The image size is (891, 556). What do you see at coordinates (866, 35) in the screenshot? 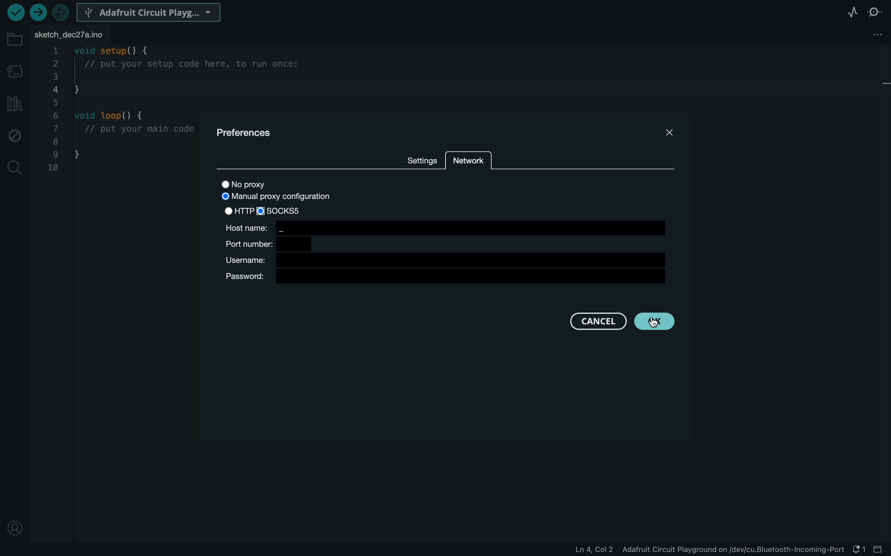
I see `file setting` at bounding box center [866, 35].